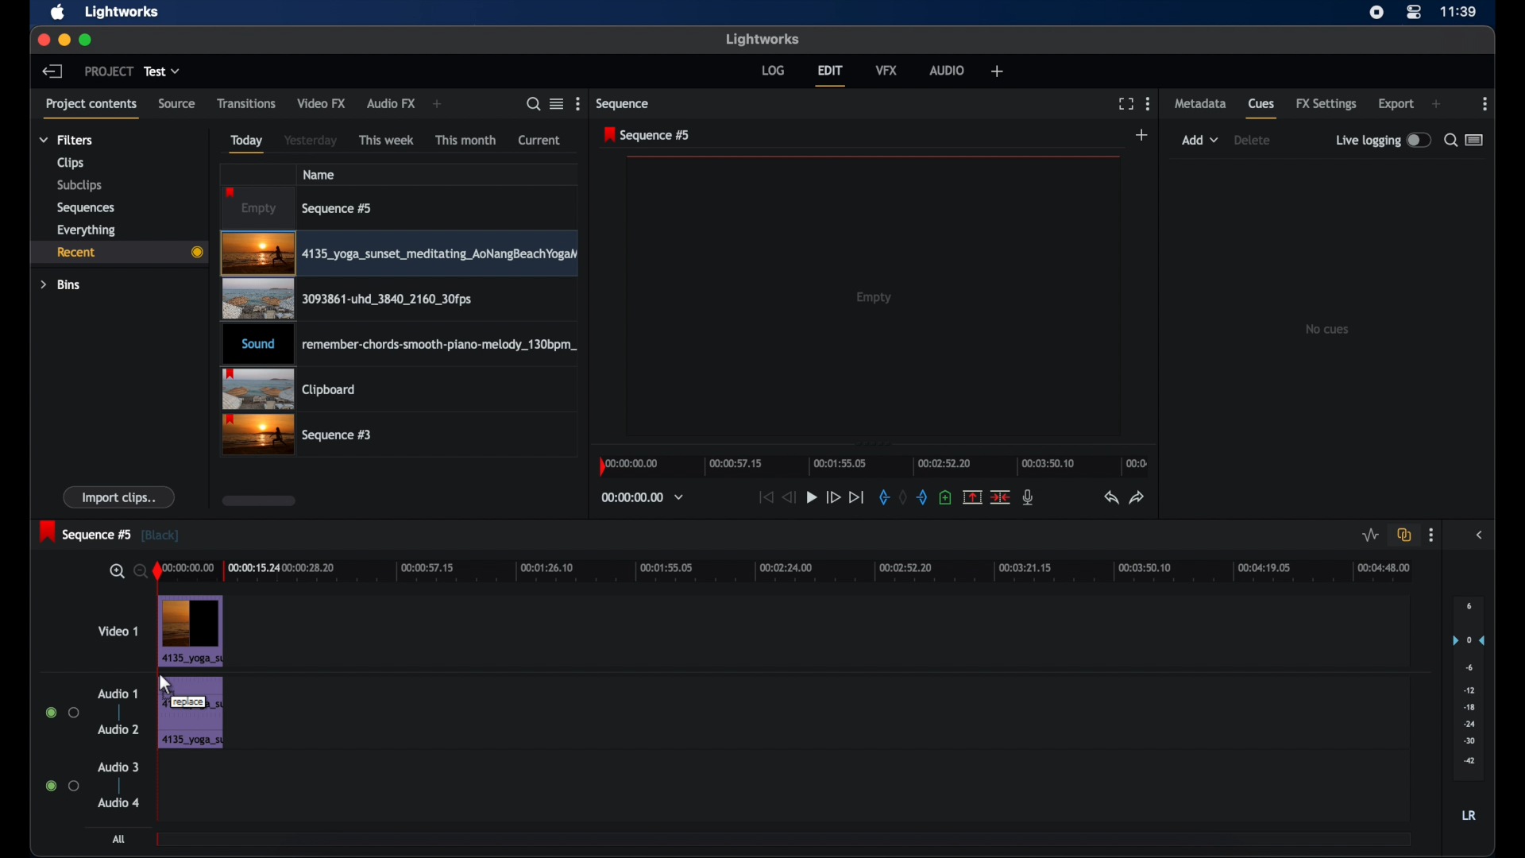 Image resolution: width=1525 pixels, height=858 pixels. What do you see at coordinates (1328, 104) in the screenshot?
I see `fx settings` at bounding box center [1328, 104].